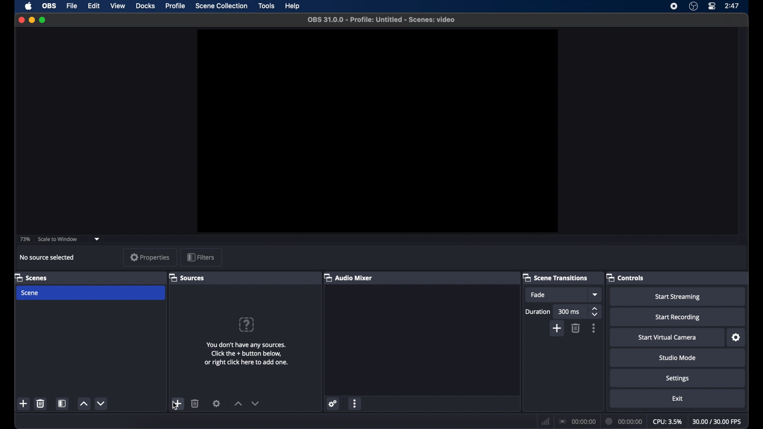 This screenshot has height=429, width=763. What do you see at coordinates (355, 403) in the screenshot?
I see `more options` at bounding box center [355, 403].